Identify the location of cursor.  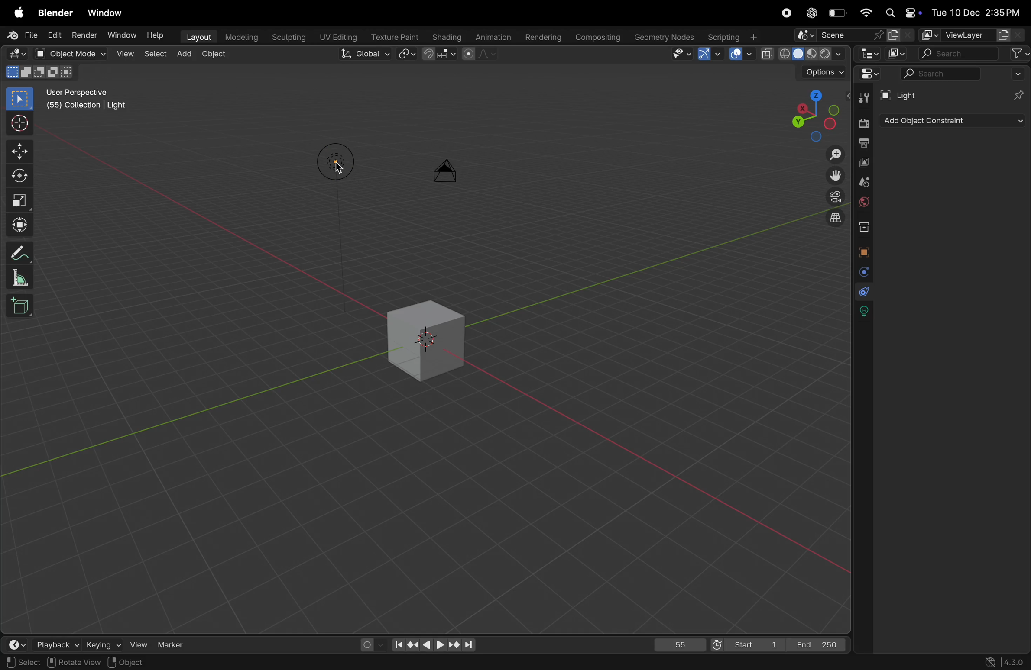
(20, 123).